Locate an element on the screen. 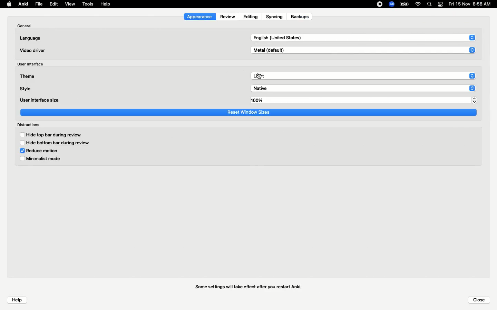 This screenshot has width=497, height=310. Distractions is located at coordinates (29, 124).